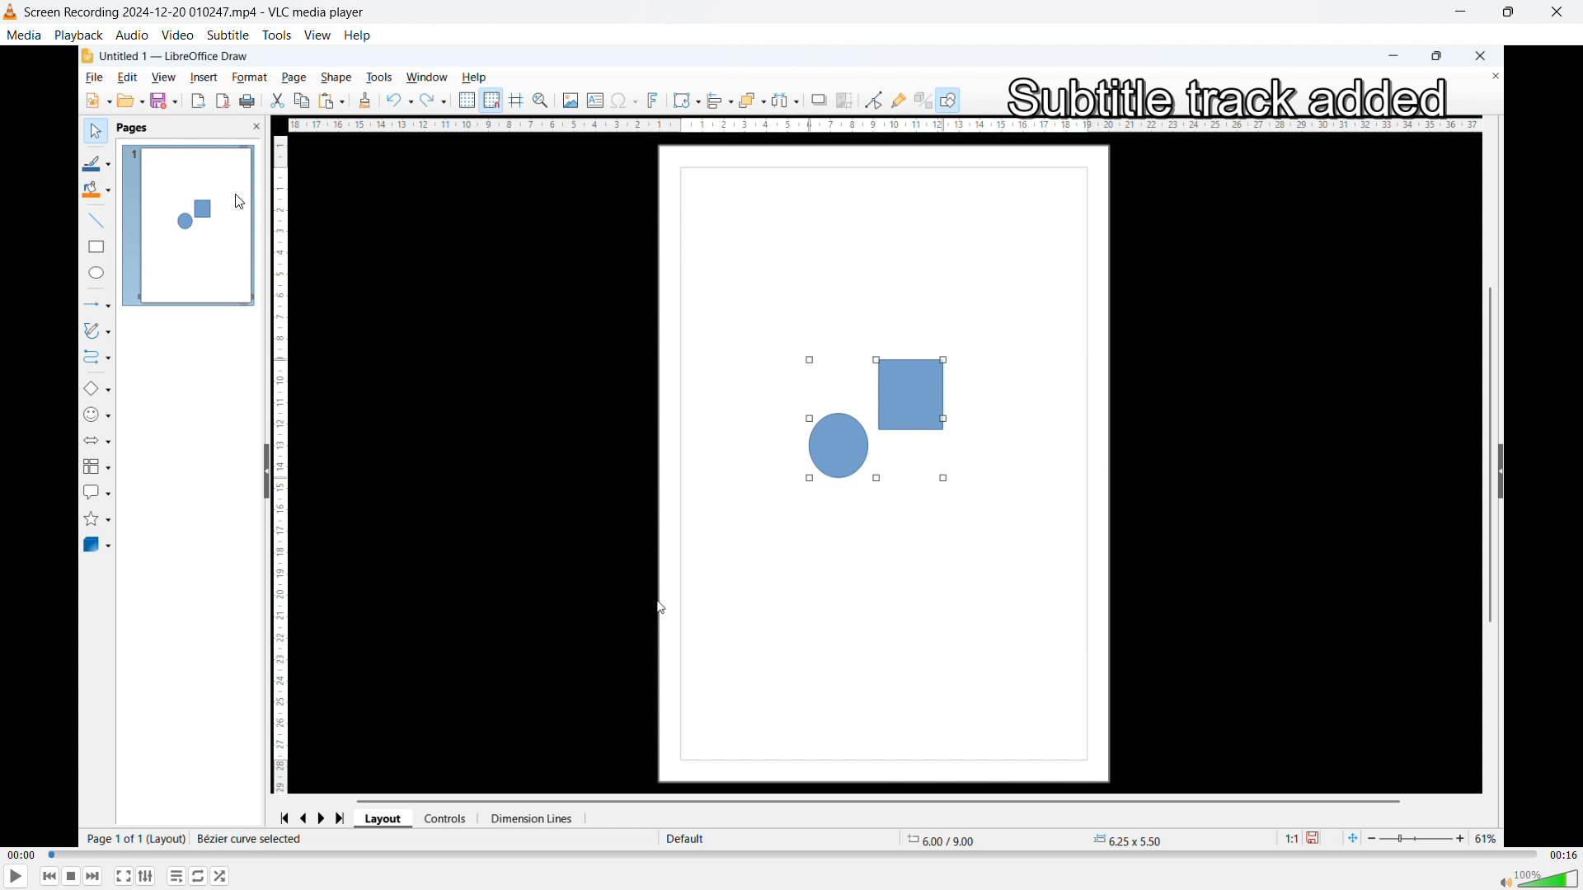 The width and height of the screenshot is (1583, 890). I want to click on line color, so click(97, 162).